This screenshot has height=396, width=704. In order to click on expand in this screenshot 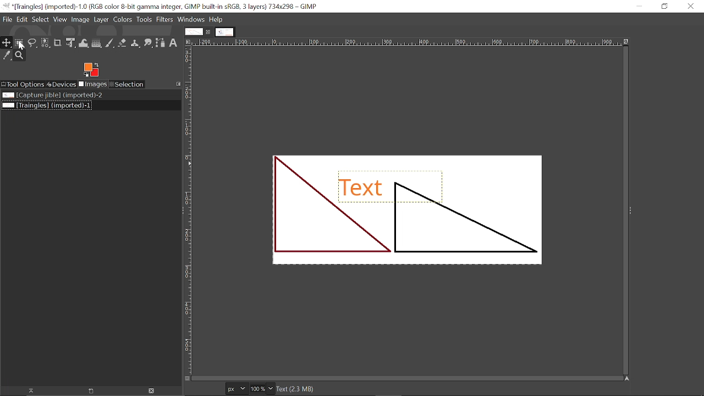, I will do `click(630, 209)`.